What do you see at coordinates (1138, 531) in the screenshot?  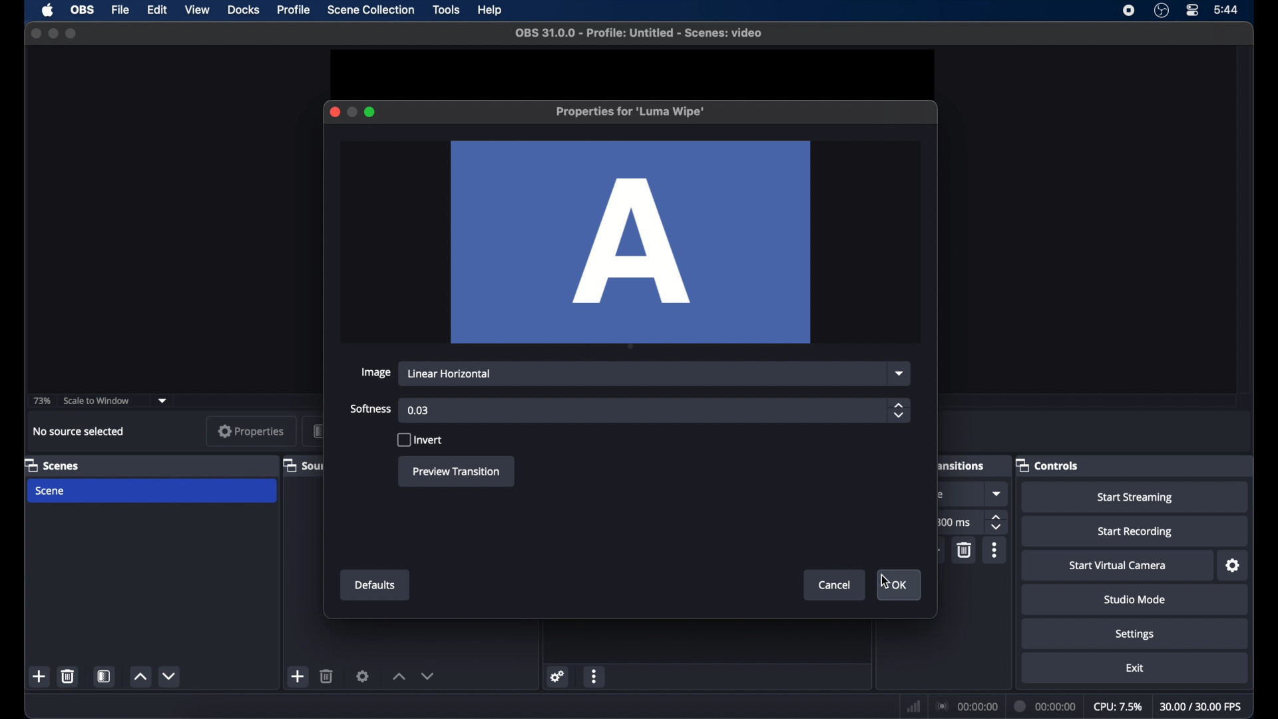 I see `start recording` at bounding box center [1138, 531].